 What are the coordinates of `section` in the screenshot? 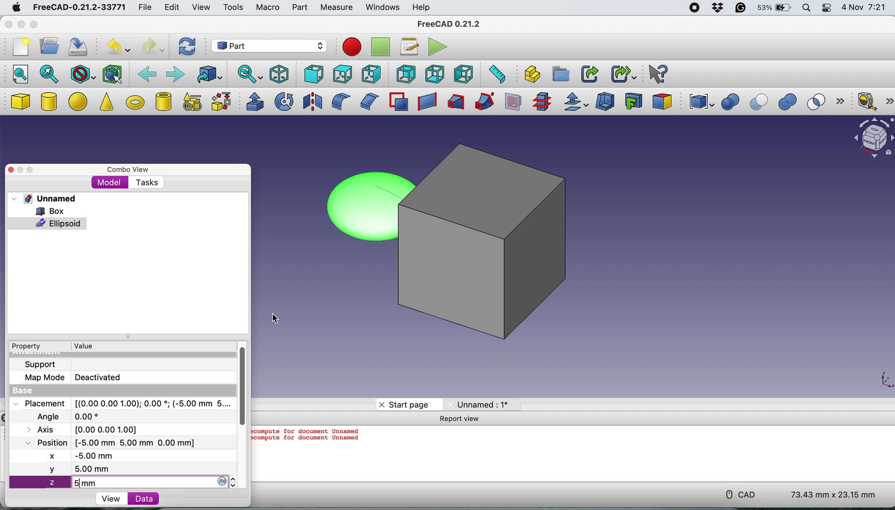 It's located at (514, 104).